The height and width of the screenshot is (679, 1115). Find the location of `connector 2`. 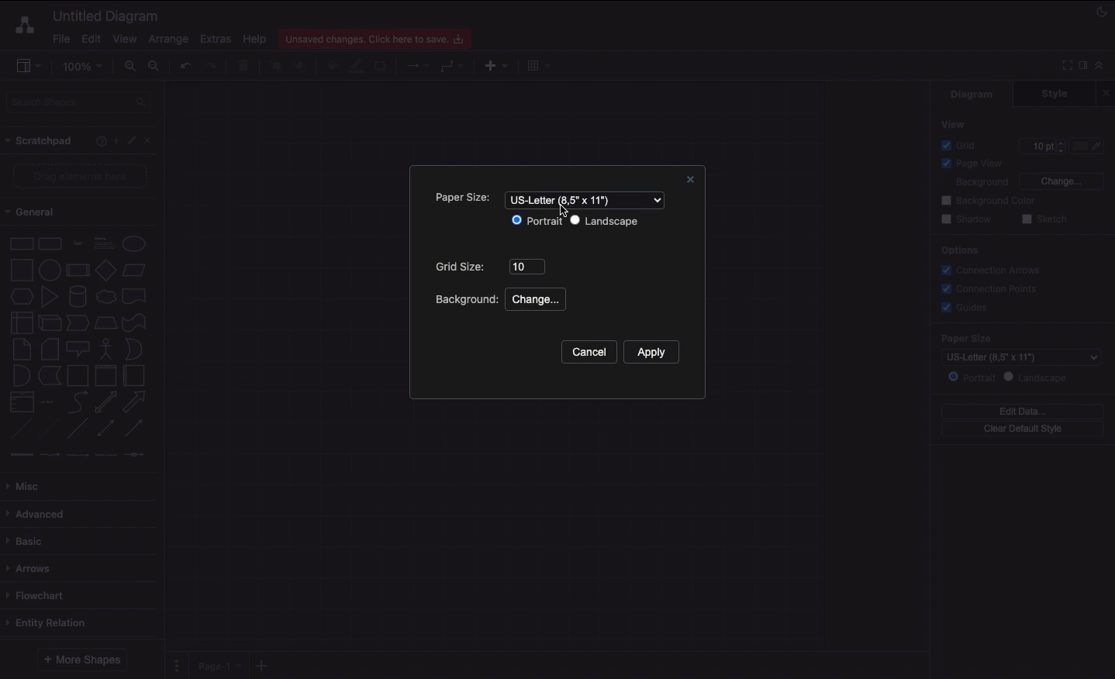

connector 2 is located at coordinates (50, 455).